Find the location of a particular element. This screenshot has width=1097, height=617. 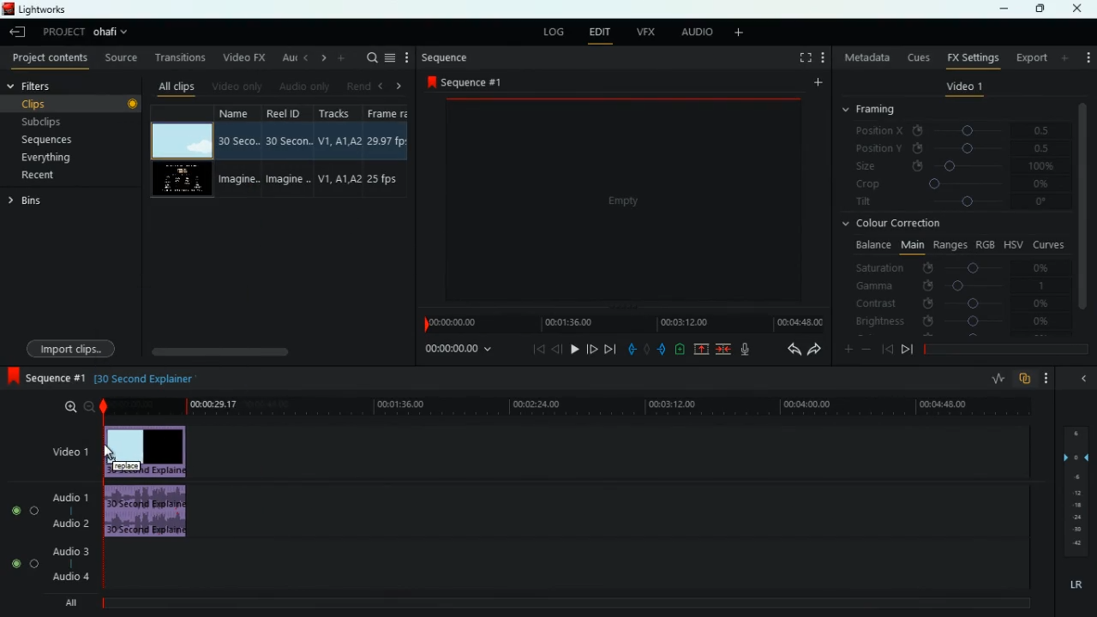

menu is located at coordinates (392, 57).